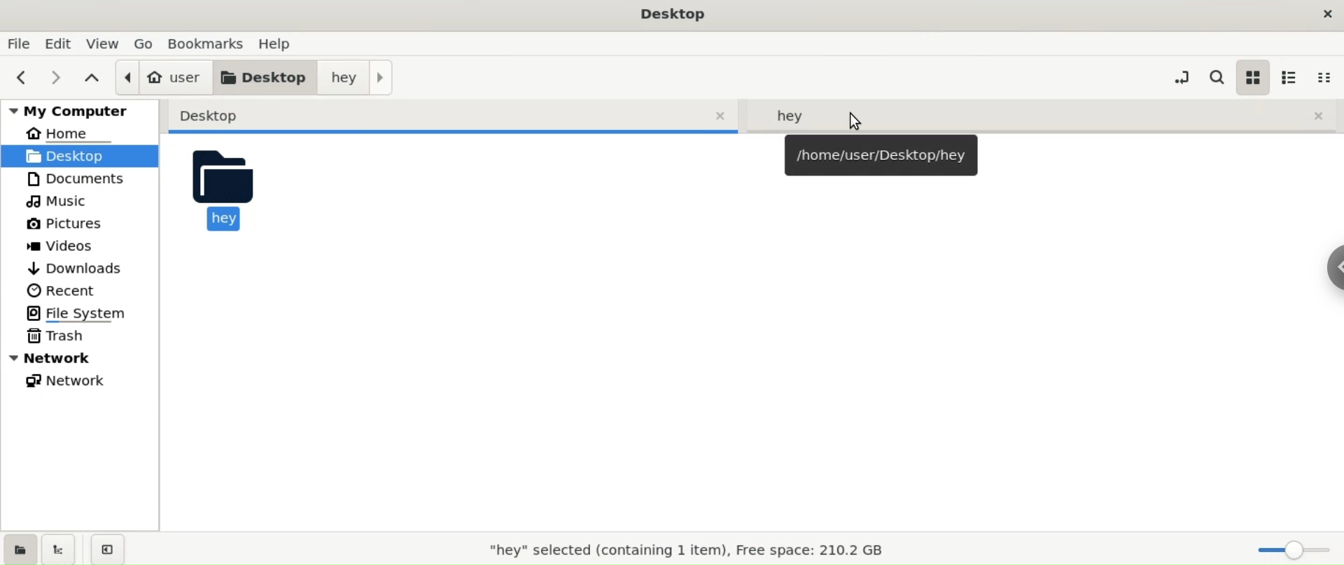 This screenshot has height=565, width=1344. I want to click on help, so click(281, 43).